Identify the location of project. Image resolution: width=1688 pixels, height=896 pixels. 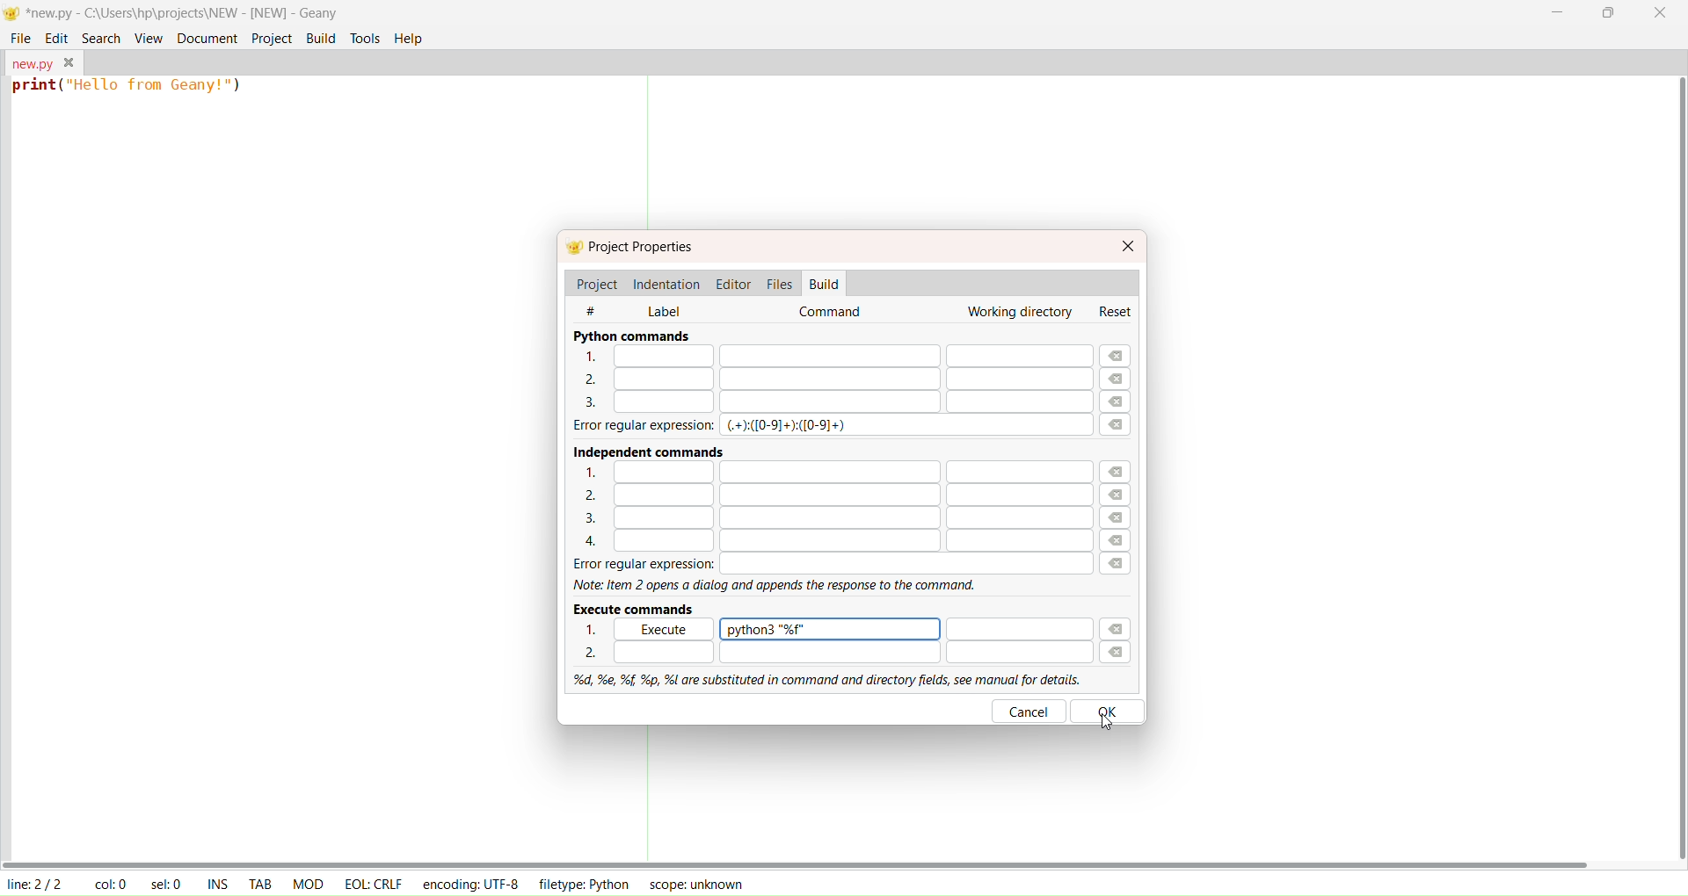
(596, 284).